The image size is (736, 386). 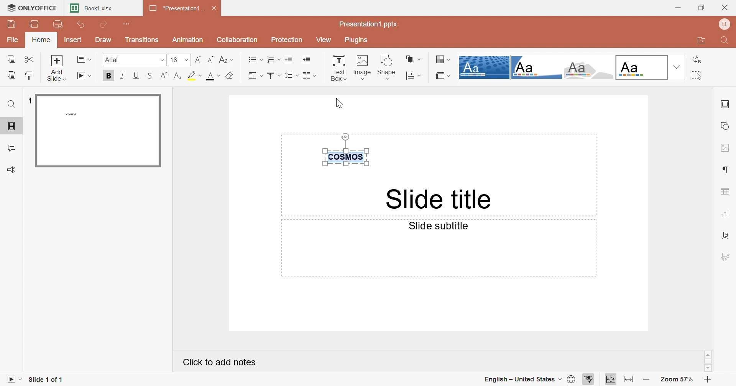 I want to click on Close, so click(x=213, y=8).